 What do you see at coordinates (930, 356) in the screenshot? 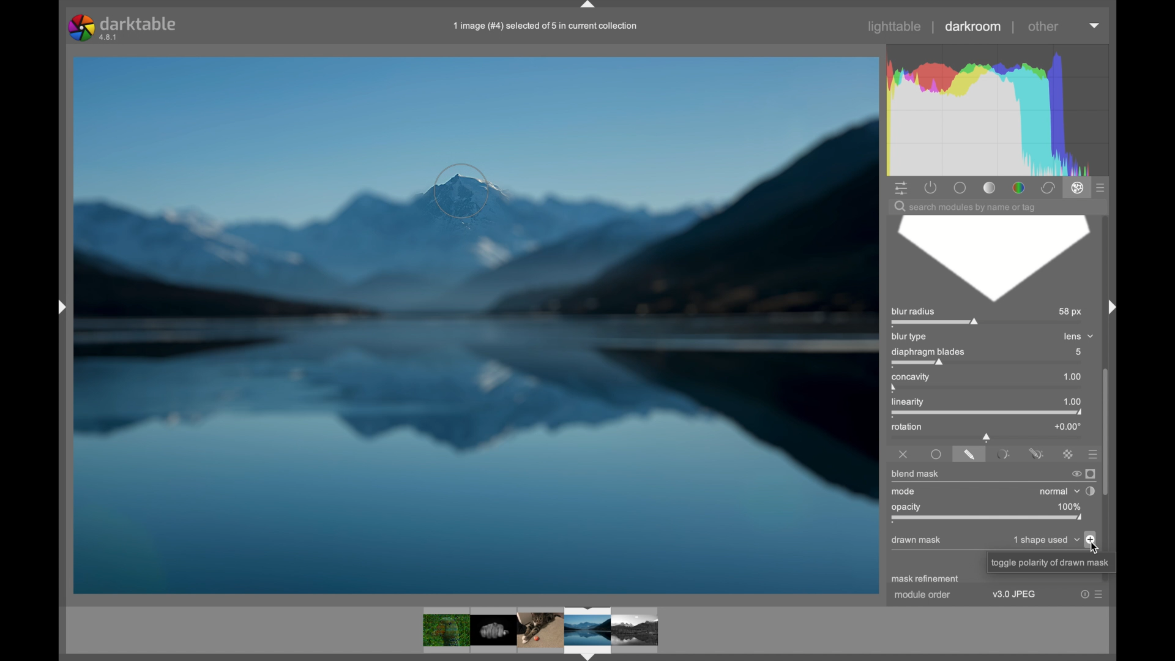
I see `diaphragm blades` at bounding box center [930, 356].